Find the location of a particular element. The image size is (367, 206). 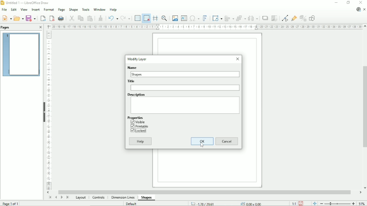

Fit page to current window is located at coordinates (315, 203).